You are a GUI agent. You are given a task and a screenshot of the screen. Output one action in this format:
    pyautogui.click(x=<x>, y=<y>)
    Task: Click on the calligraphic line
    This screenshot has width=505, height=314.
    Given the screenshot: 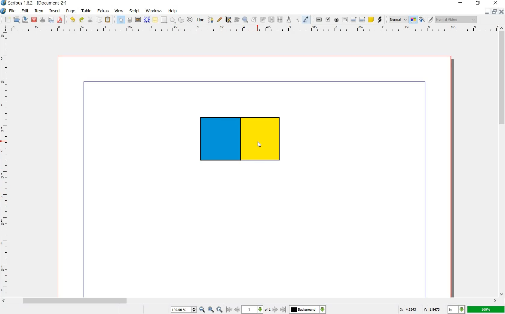 What is the action you would take?
    pyautogui.click(x=228, y=20)
    